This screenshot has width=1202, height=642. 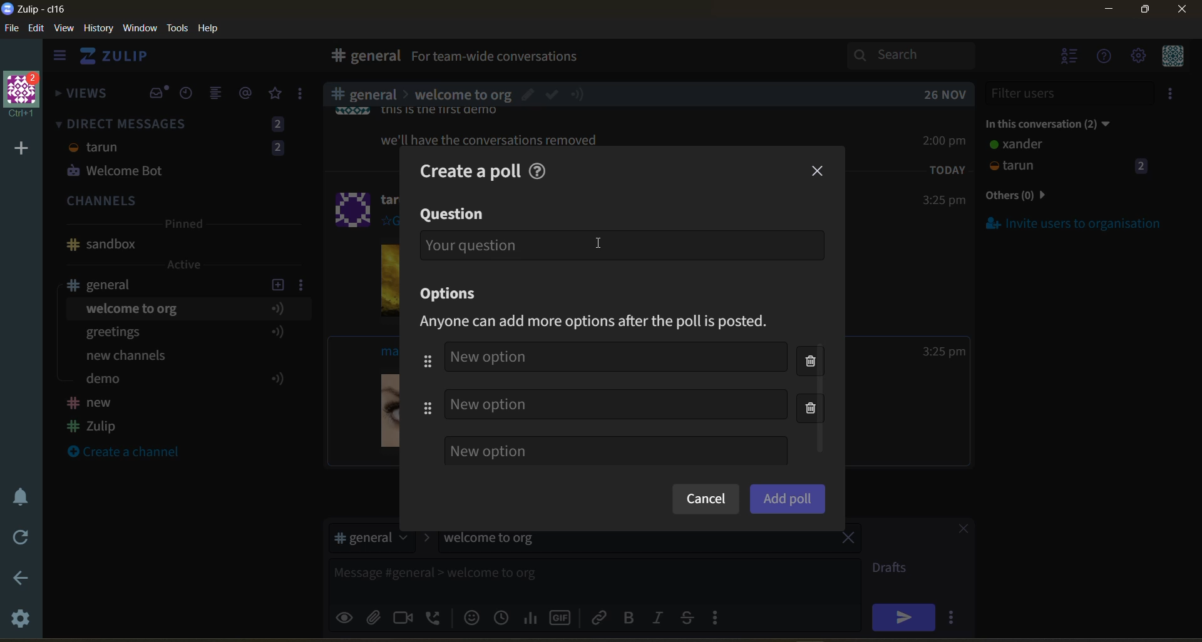 What do you see at coordinates (183, 226) in the screenshot?
I see `pinned` at bounding box center [183, 226].